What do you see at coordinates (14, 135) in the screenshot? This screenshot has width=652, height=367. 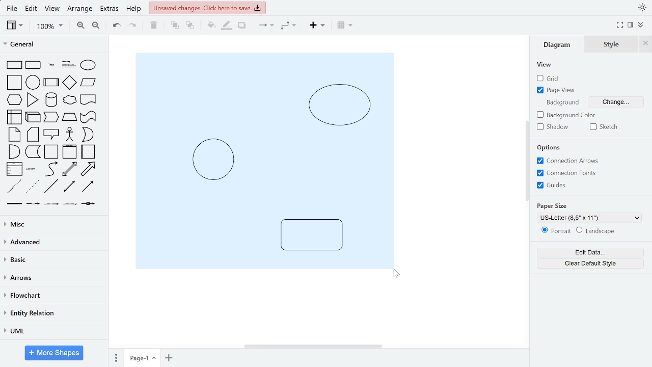 I see `note` at bounding box center [14, 135].